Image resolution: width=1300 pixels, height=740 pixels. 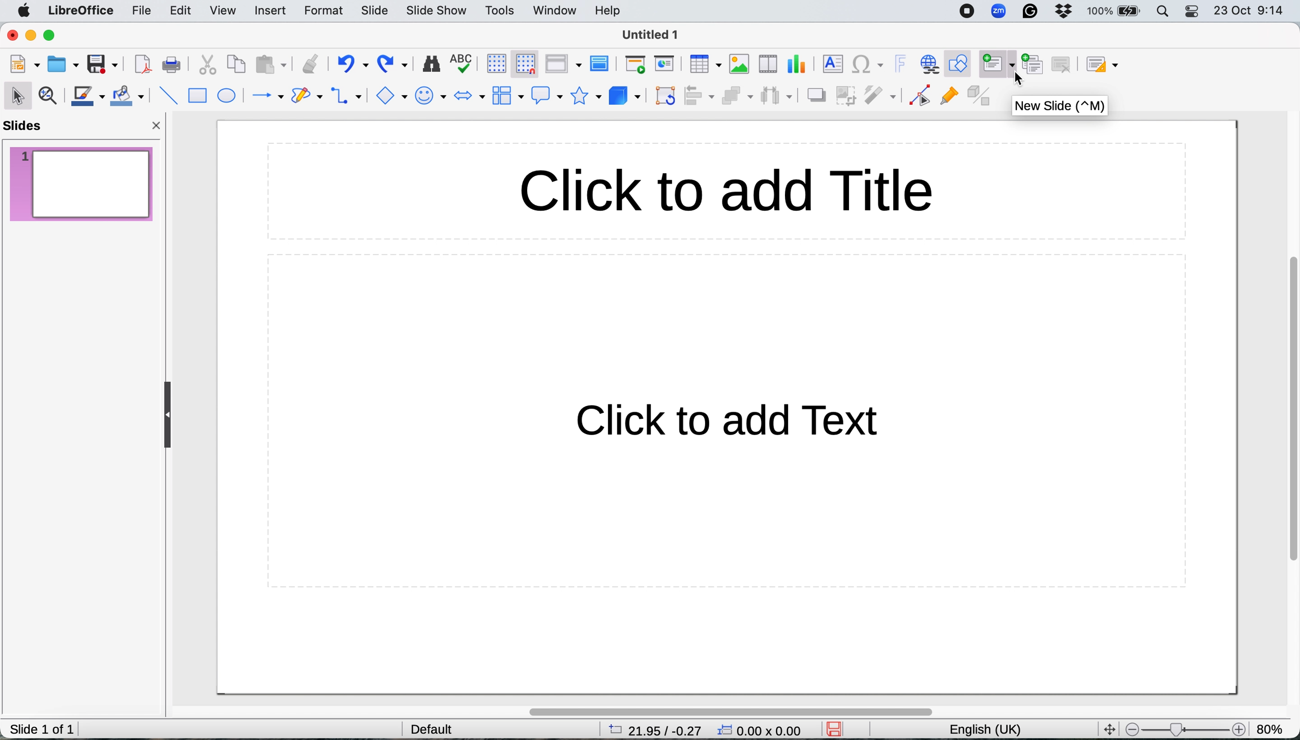 What do you see at coordinates (469, 96) in the screenshot?
I see `block arrows` at bounding box center [469, 96].